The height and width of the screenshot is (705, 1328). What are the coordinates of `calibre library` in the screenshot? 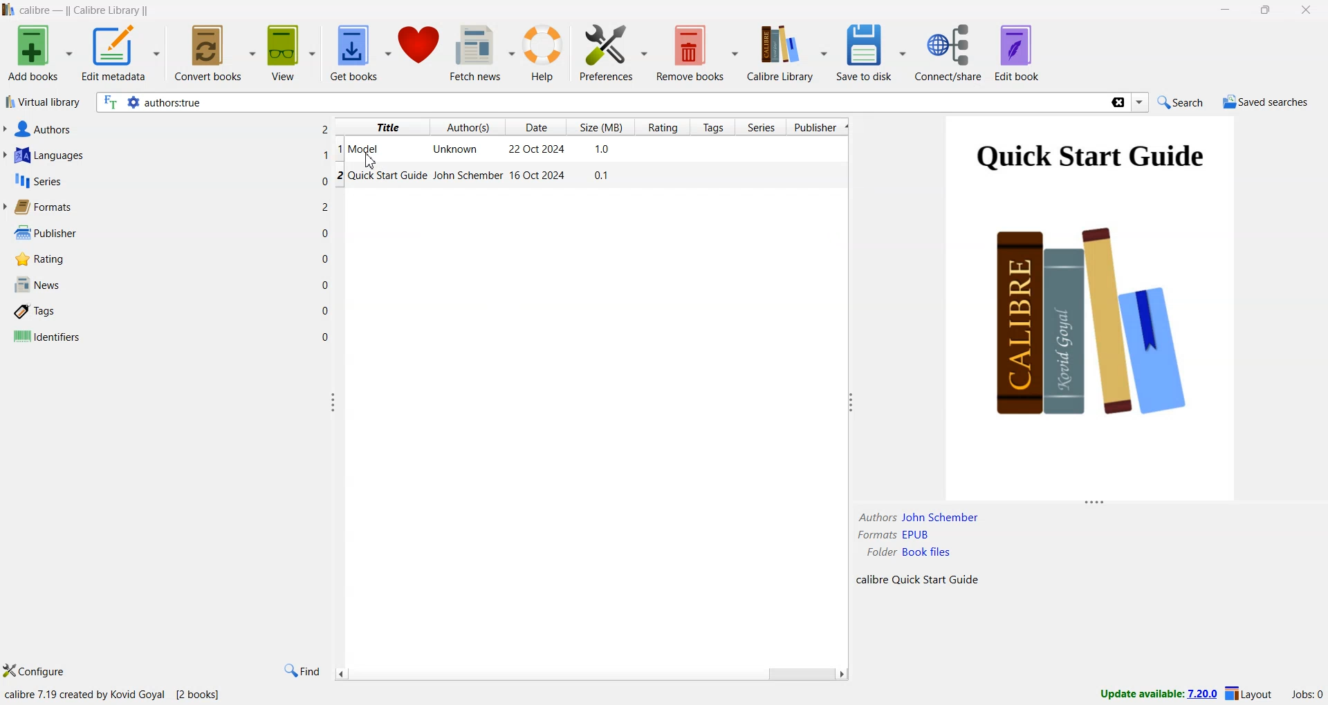 It's located at (790, 53).